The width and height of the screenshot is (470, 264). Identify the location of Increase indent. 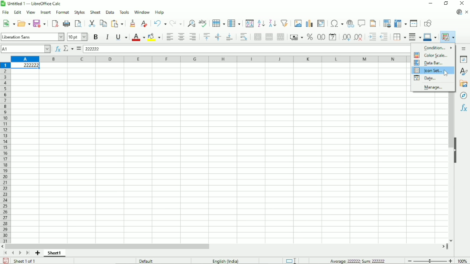
(372, 37).